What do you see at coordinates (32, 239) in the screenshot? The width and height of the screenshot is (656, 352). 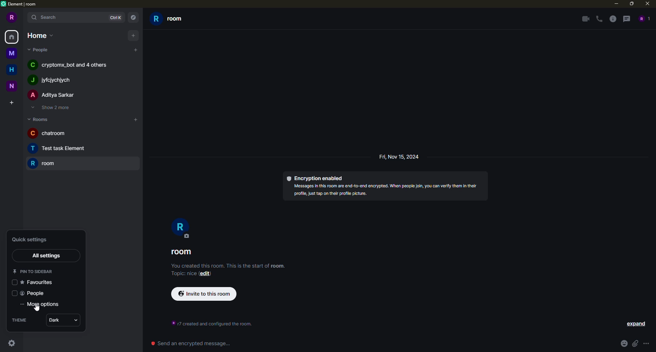 I see `quick settings` at bounding box center [32, 239].